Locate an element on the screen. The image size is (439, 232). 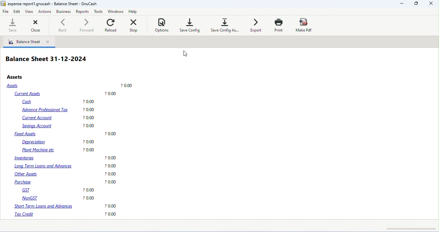
windows is located at coordinates (116, 11).